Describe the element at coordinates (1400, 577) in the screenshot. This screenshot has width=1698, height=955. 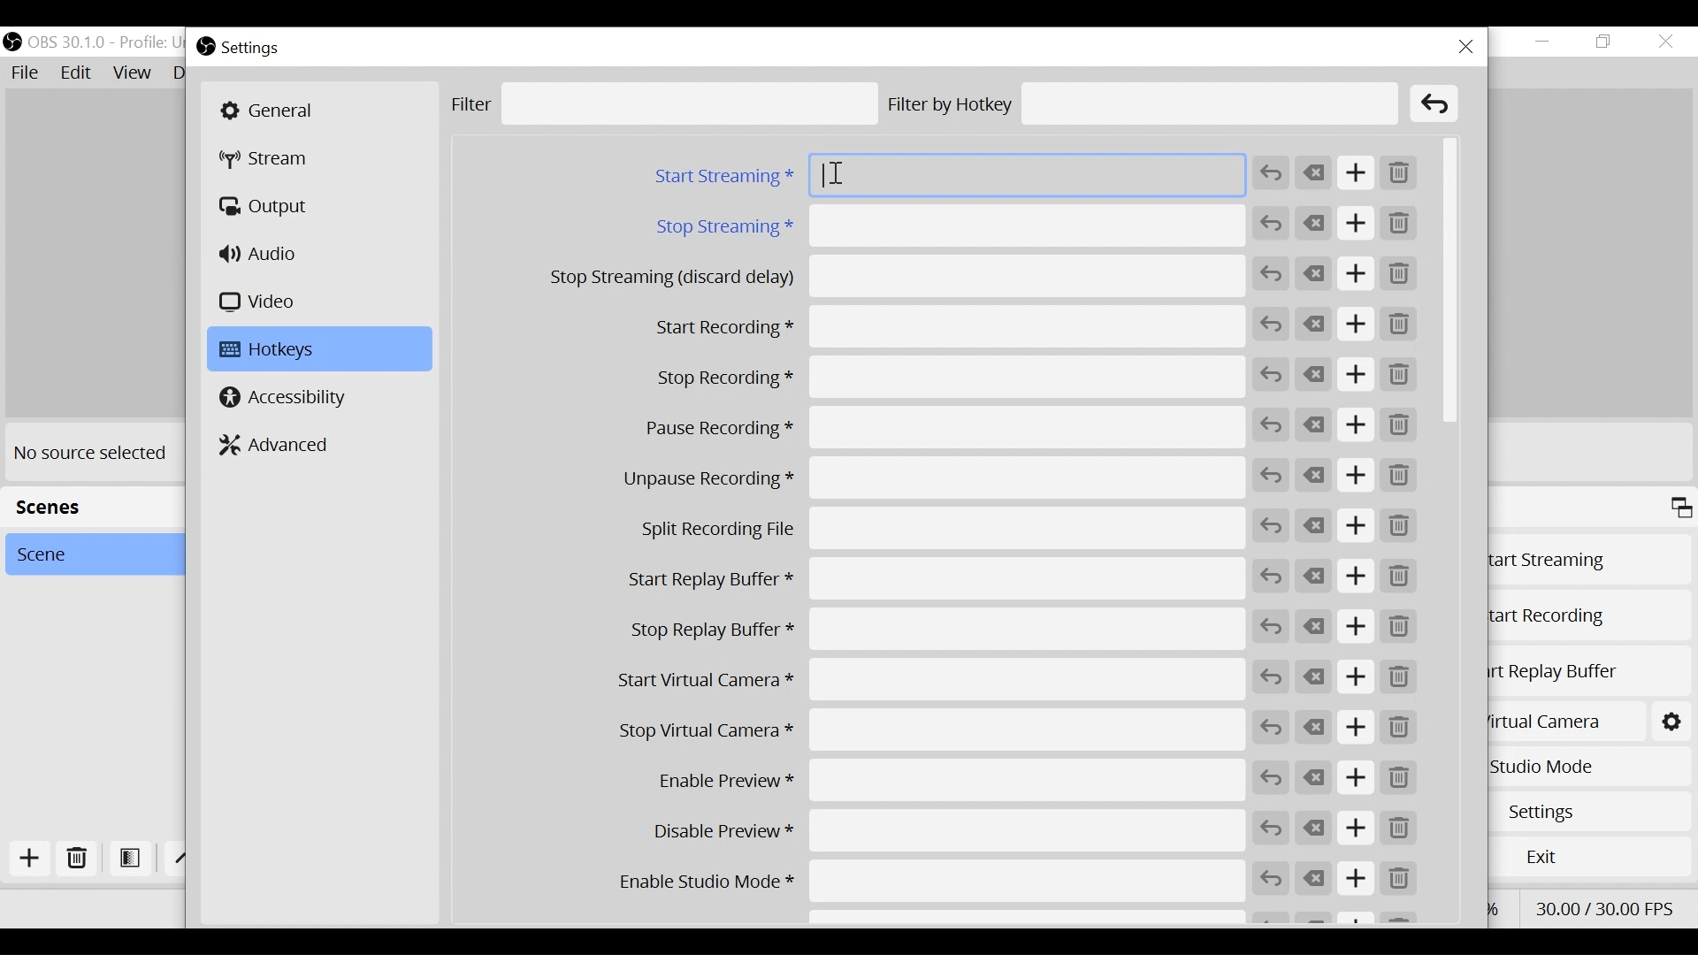
I see `Remove` at that location.